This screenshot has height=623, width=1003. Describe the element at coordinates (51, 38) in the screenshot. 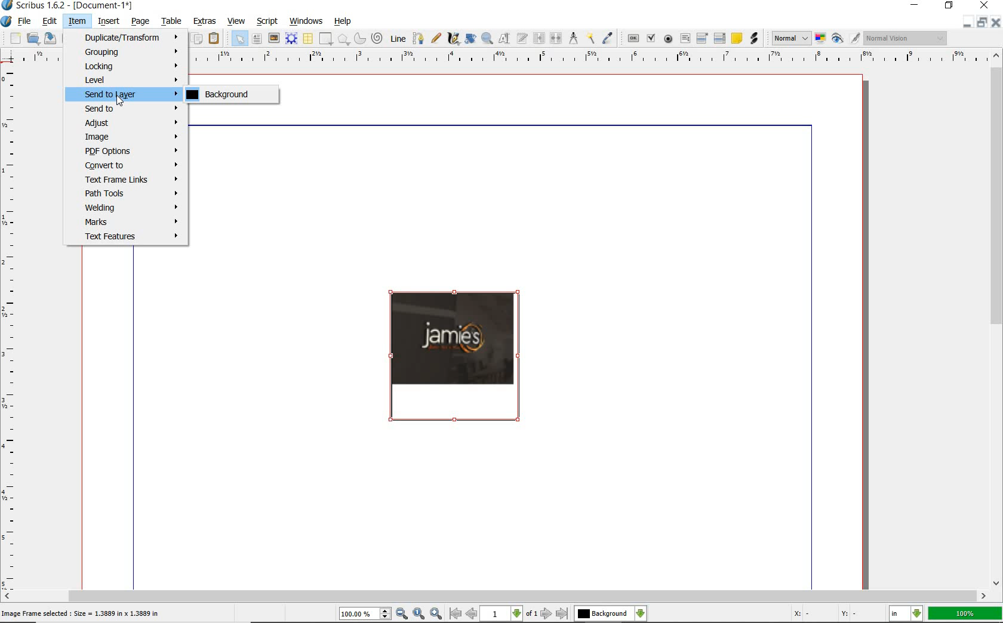

I see `save` at that location.